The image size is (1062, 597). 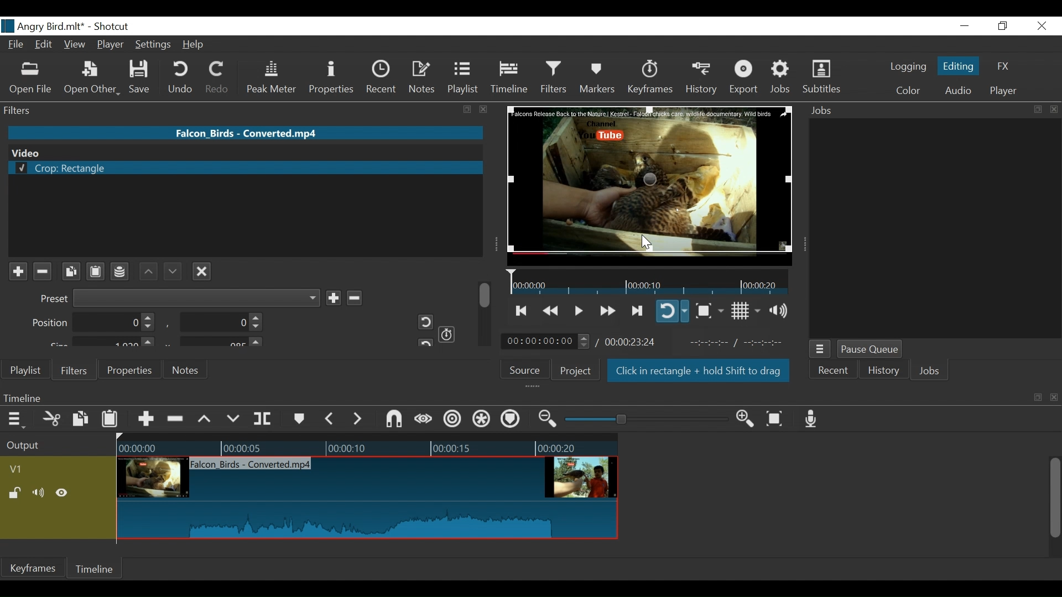 What do you see at coordinates (511, 397) in the screenshot?
I see `Timeline` at bounding box center [511, 397].